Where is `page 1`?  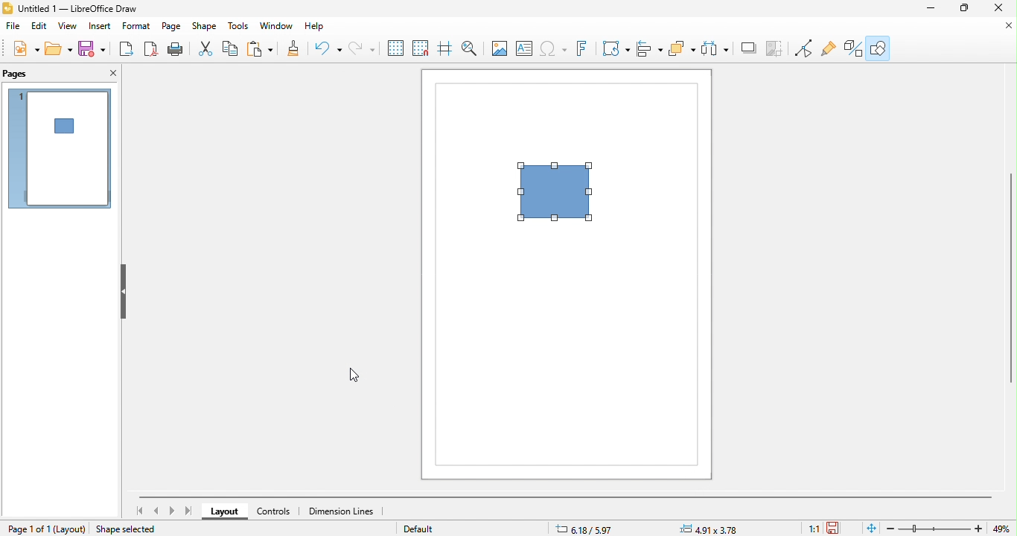 page 1 is located at coordinates (60, 148).